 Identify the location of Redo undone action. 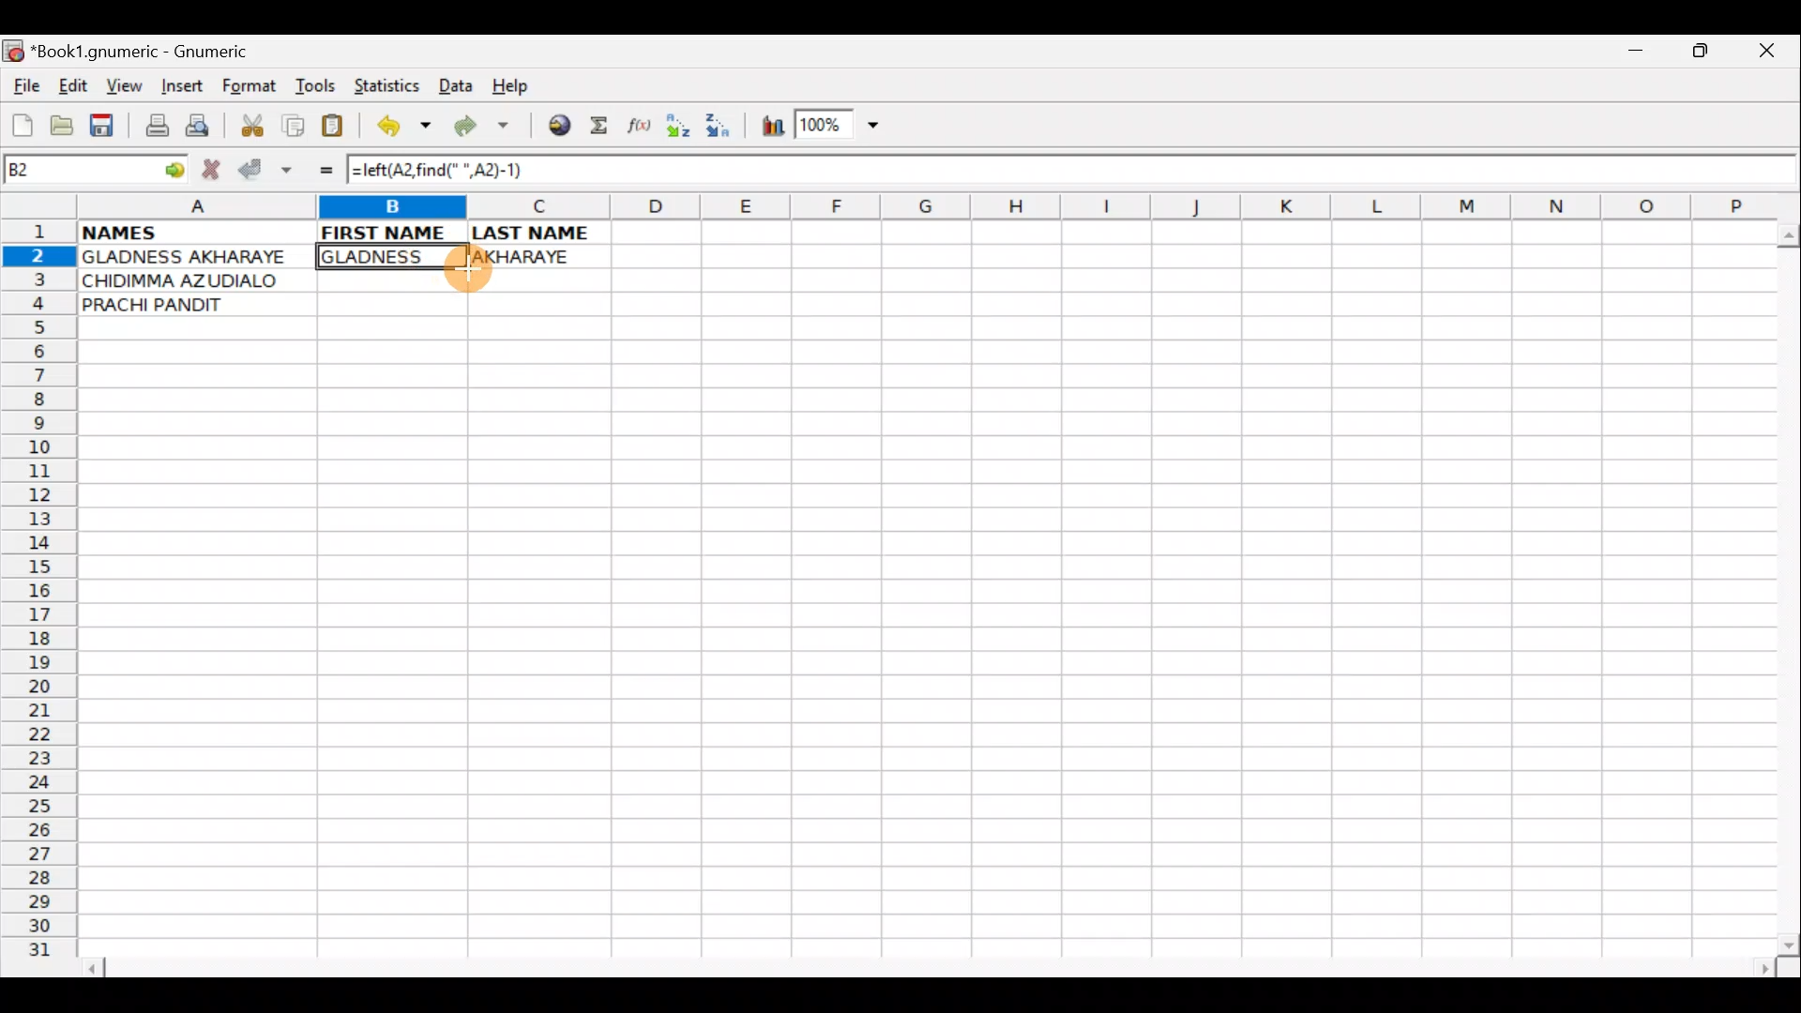
(486, 129).